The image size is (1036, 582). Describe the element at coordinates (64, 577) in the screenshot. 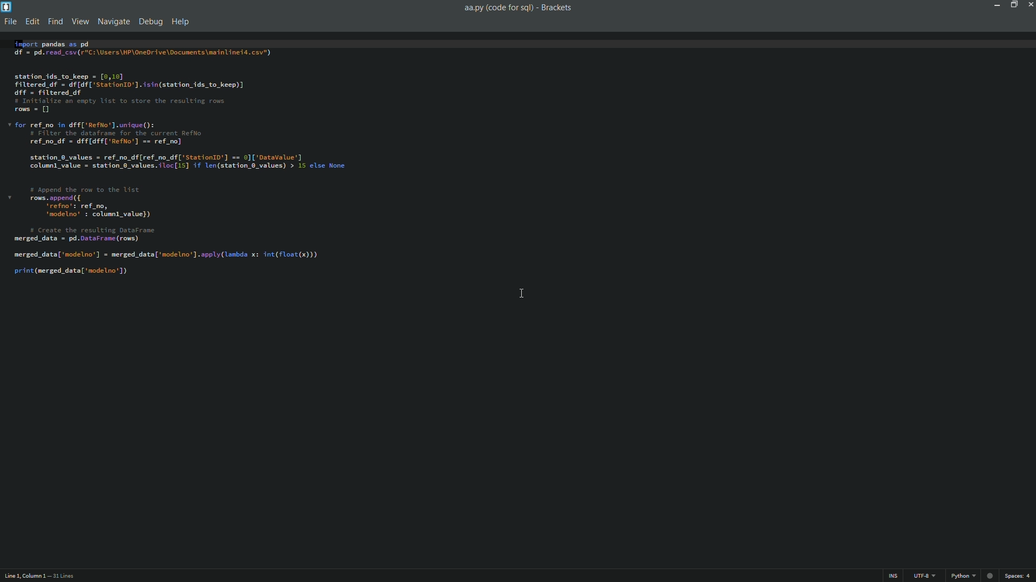

I see `28 lines` at that location.